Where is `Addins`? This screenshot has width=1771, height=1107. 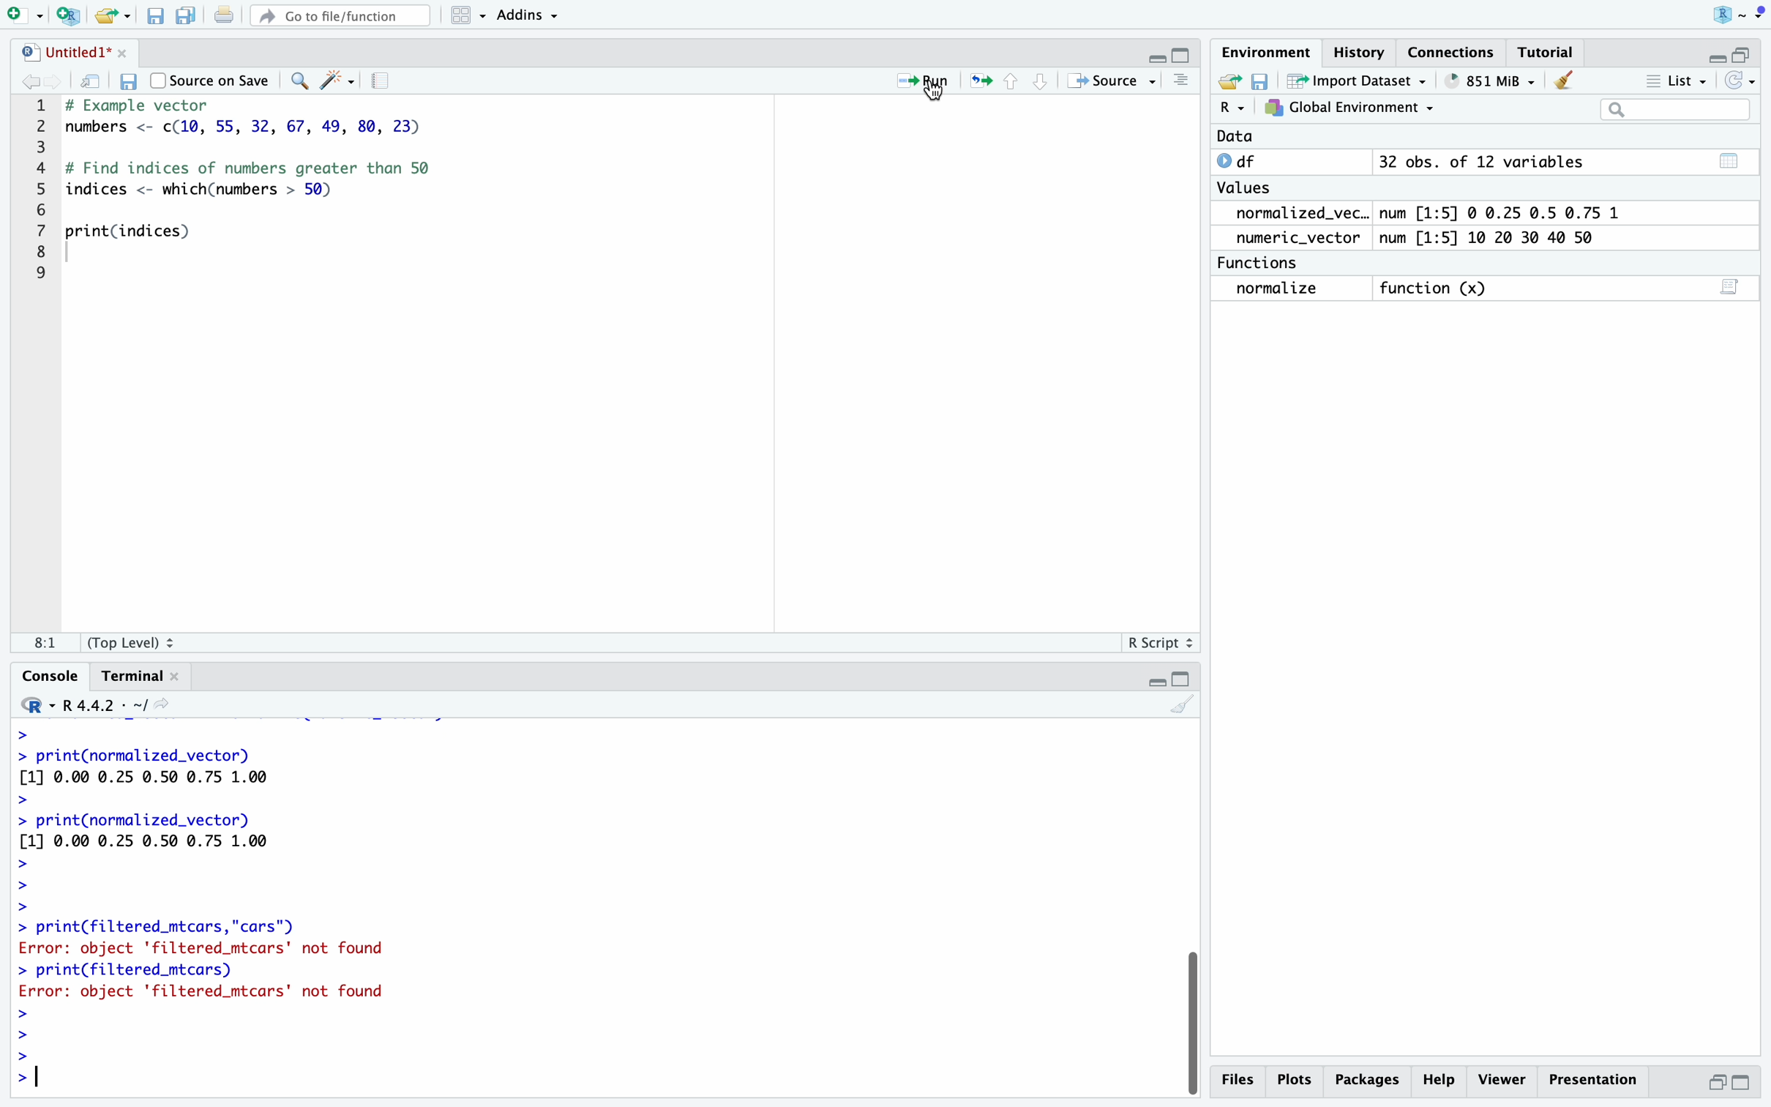 Addins is located at coordinates (524, 15).